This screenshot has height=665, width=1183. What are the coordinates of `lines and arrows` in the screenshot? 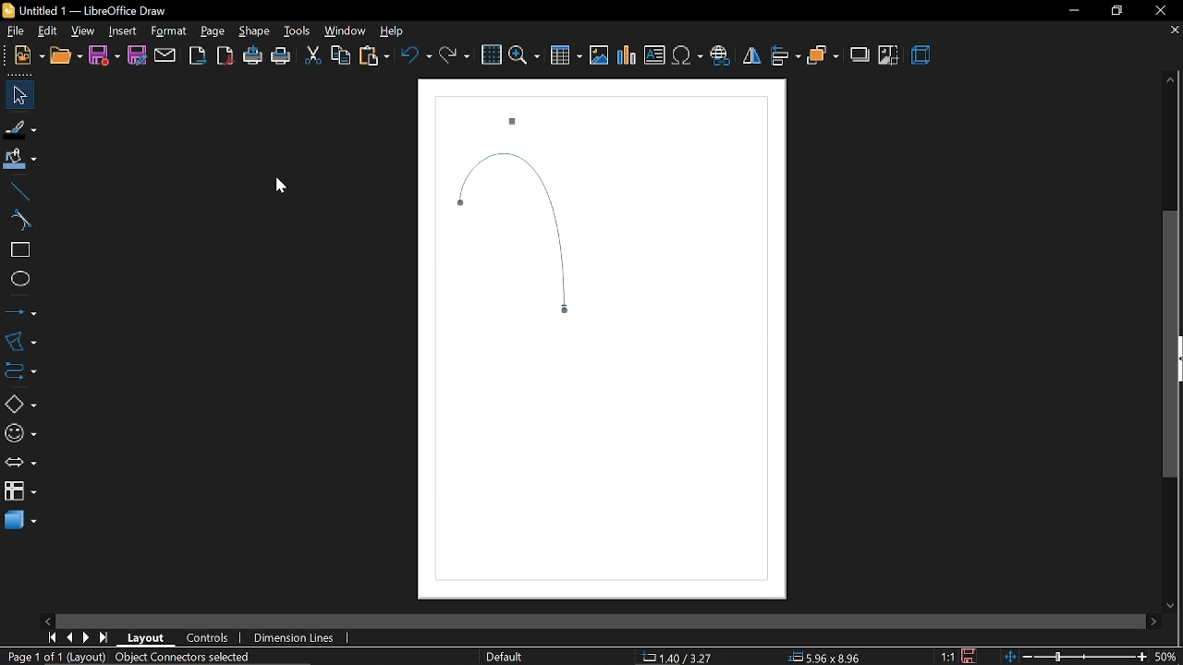 It's located at (20, 311).